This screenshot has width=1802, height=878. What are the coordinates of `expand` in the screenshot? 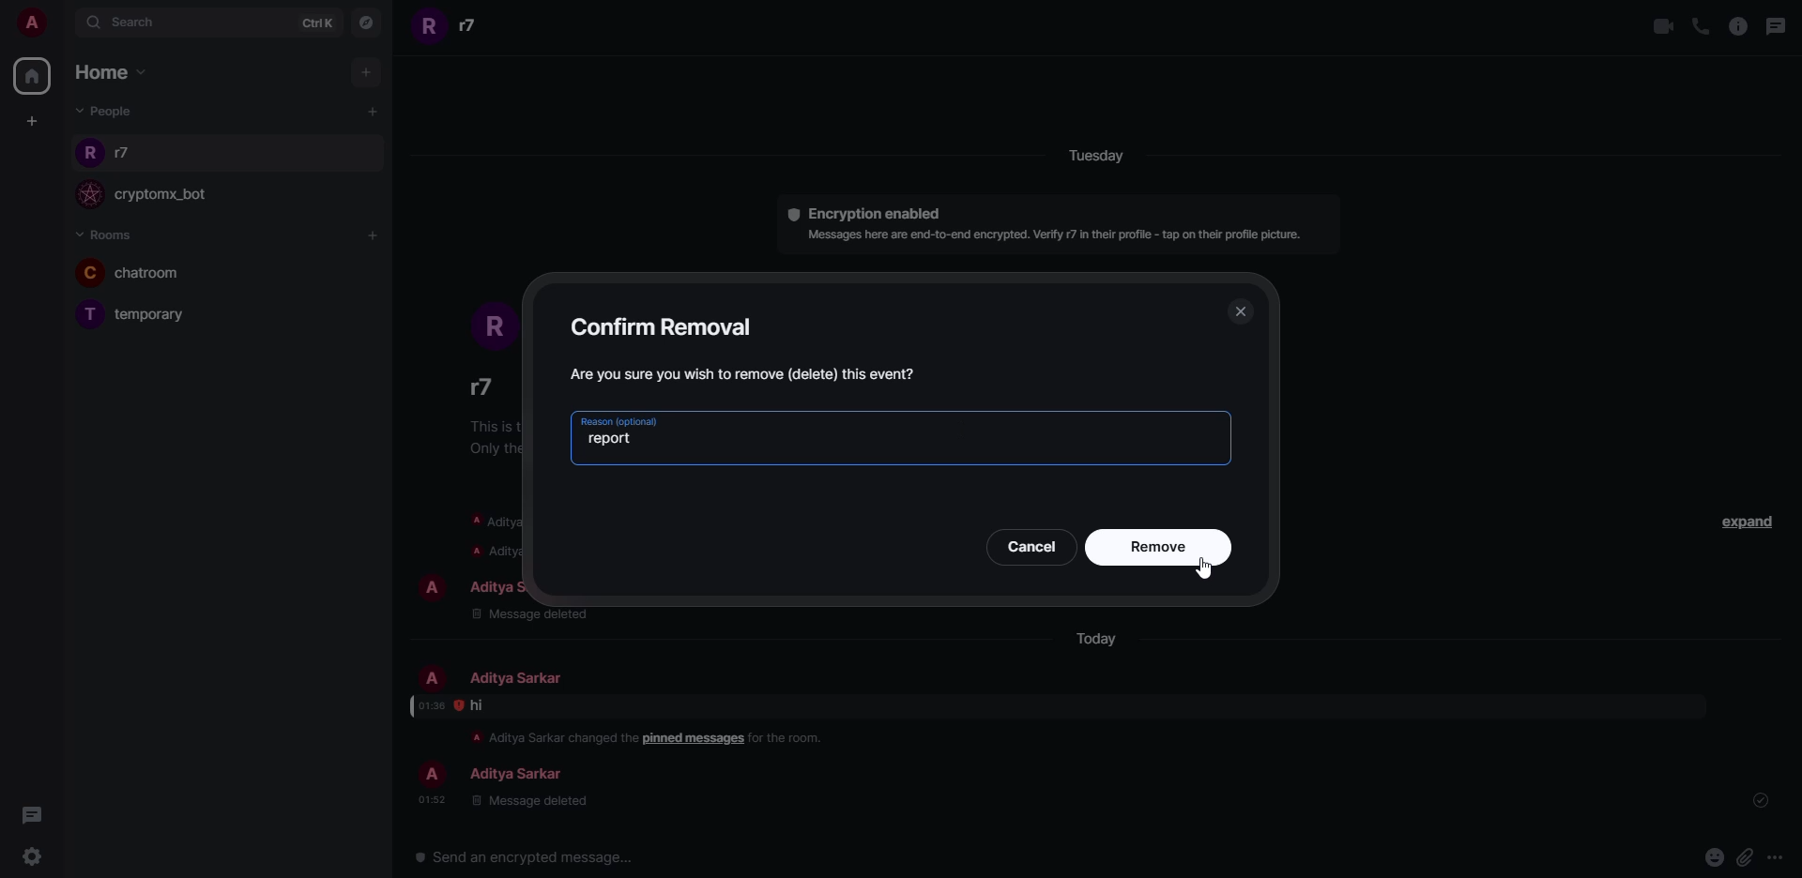 It's located at (1745, 521).